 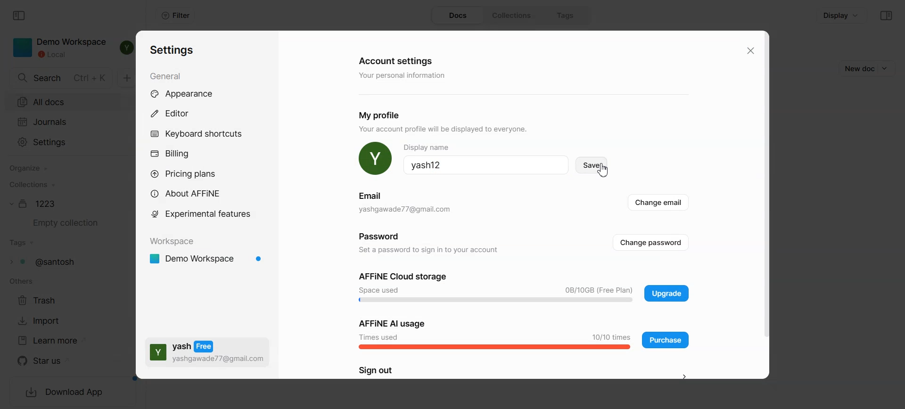 I want to click on Collections, so click(x=31, y=184).